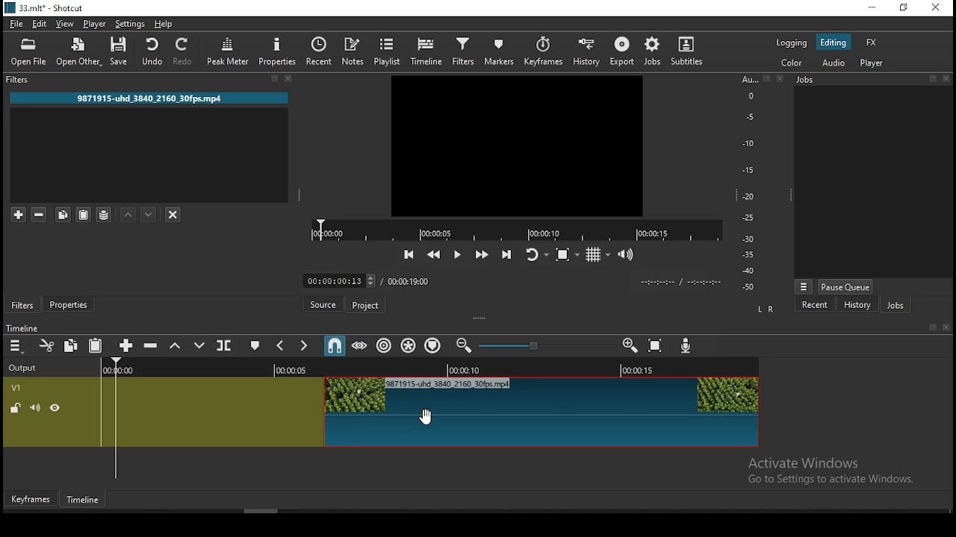  What do you see at coordinates (541, 406) in the screenshot?
I see `video clip` at bounding box center [541, 406].